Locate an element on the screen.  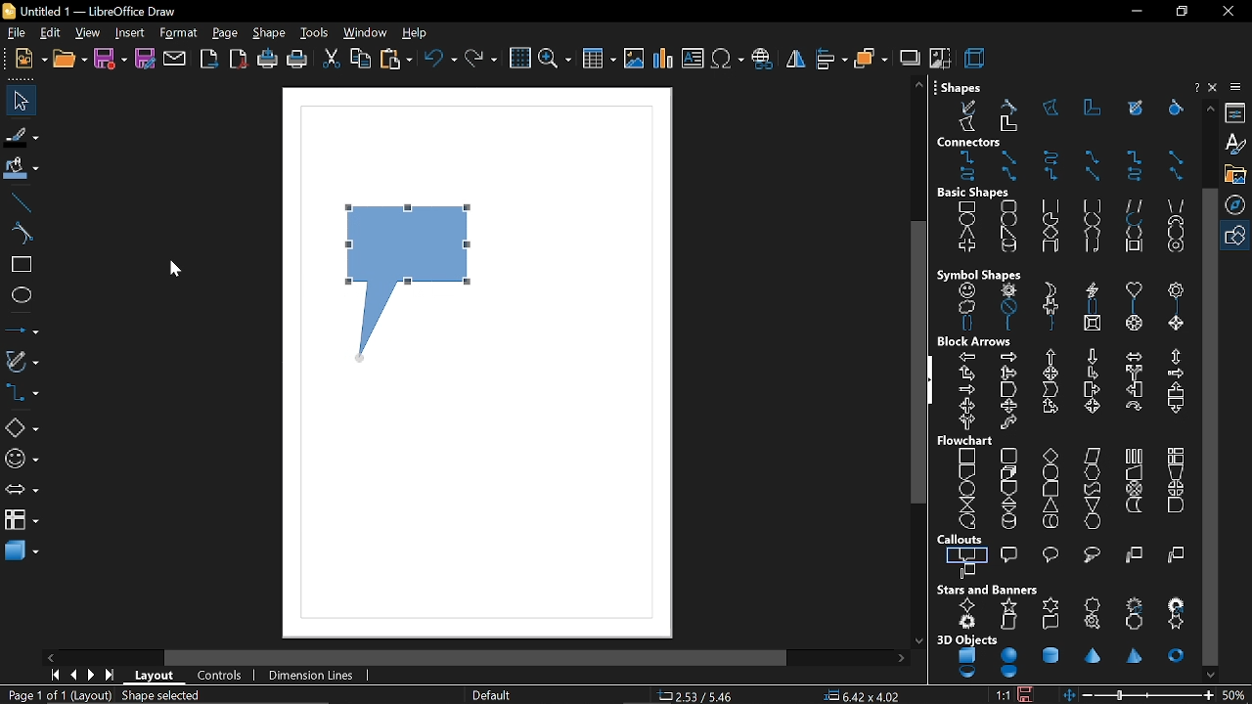
insert is located at coordinates (131, 33).